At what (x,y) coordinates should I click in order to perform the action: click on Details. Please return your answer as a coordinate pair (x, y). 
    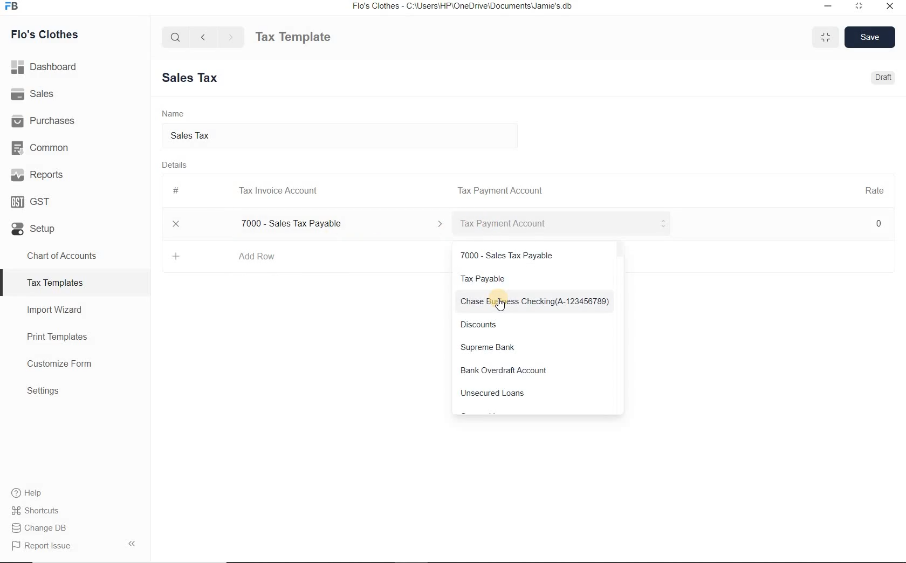
    Looking at the image, I should click on (175, 164).